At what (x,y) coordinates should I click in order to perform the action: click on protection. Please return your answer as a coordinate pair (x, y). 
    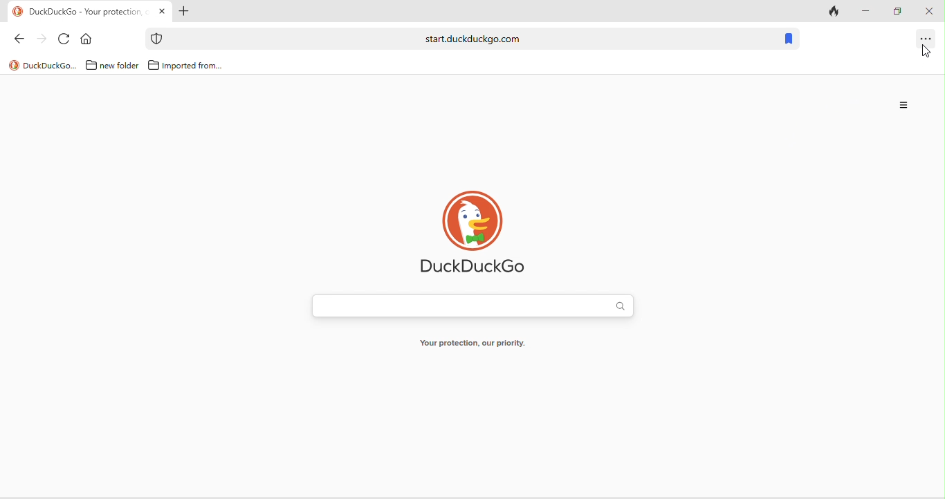
    Looking at the image, I should click on (156, 39).